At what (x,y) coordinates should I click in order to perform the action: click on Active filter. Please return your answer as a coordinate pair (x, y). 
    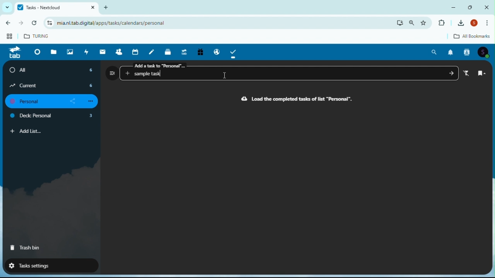
    Looking at the image, I should click on (468, 73).